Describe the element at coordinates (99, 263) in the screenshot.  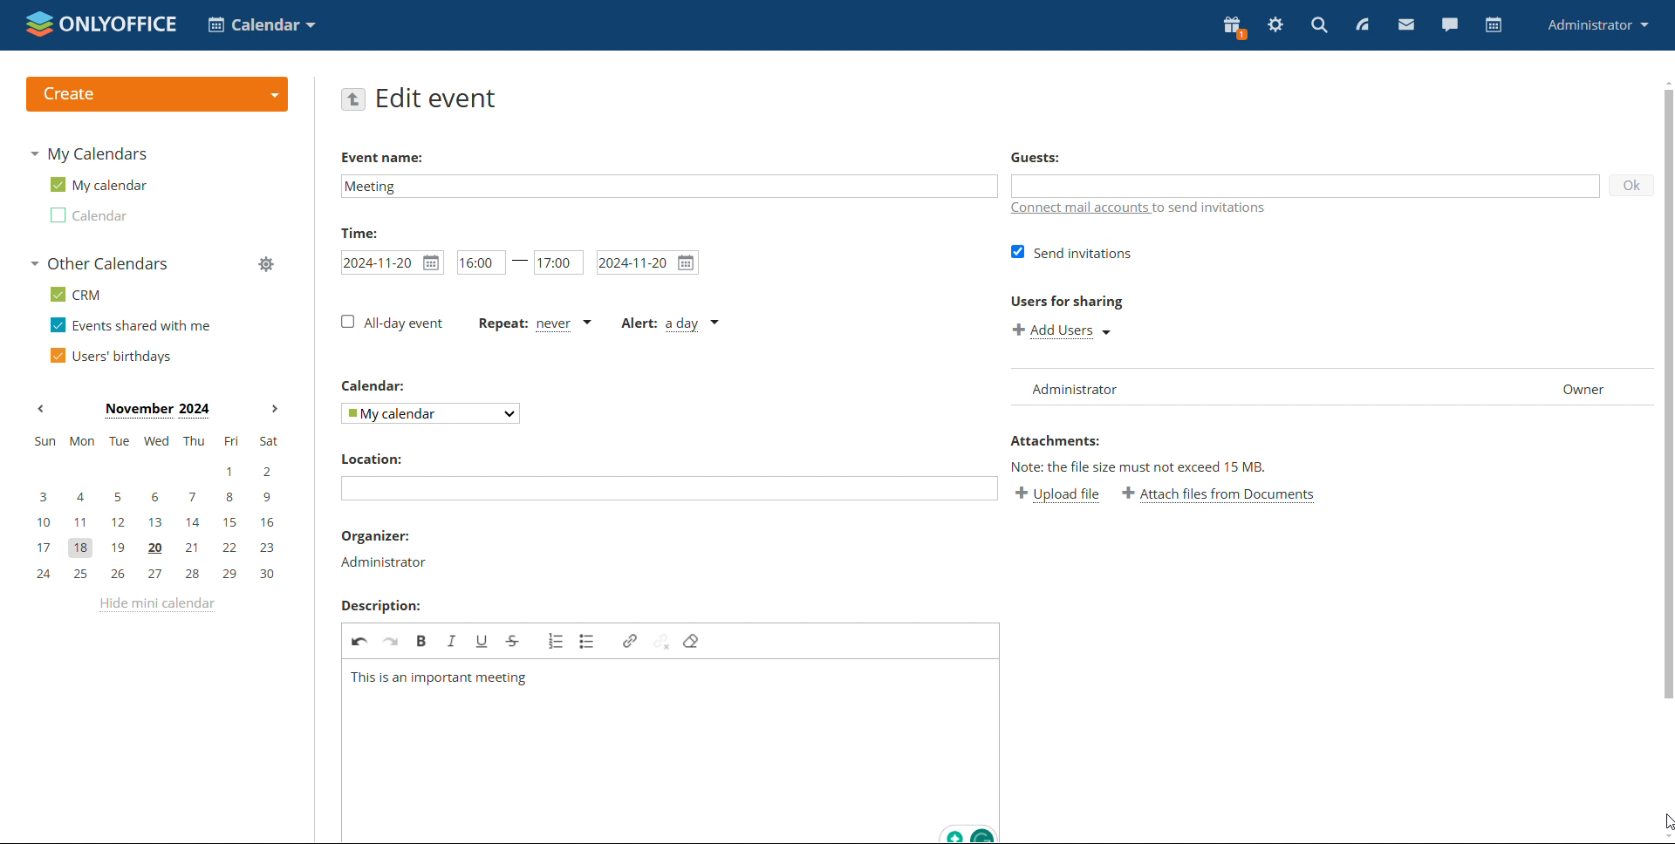
I see `other calendars` at that location.